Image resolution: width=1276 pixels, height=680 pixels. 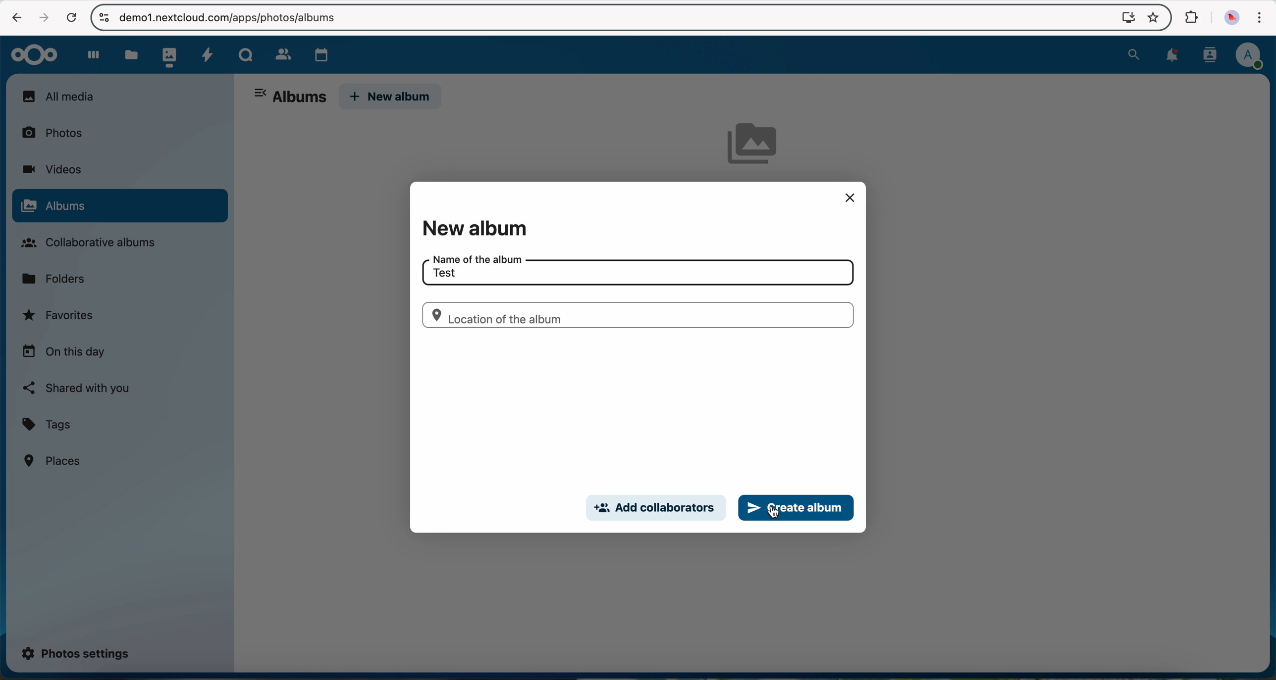 I want to click on dashboard, so click(x=89, y=54).